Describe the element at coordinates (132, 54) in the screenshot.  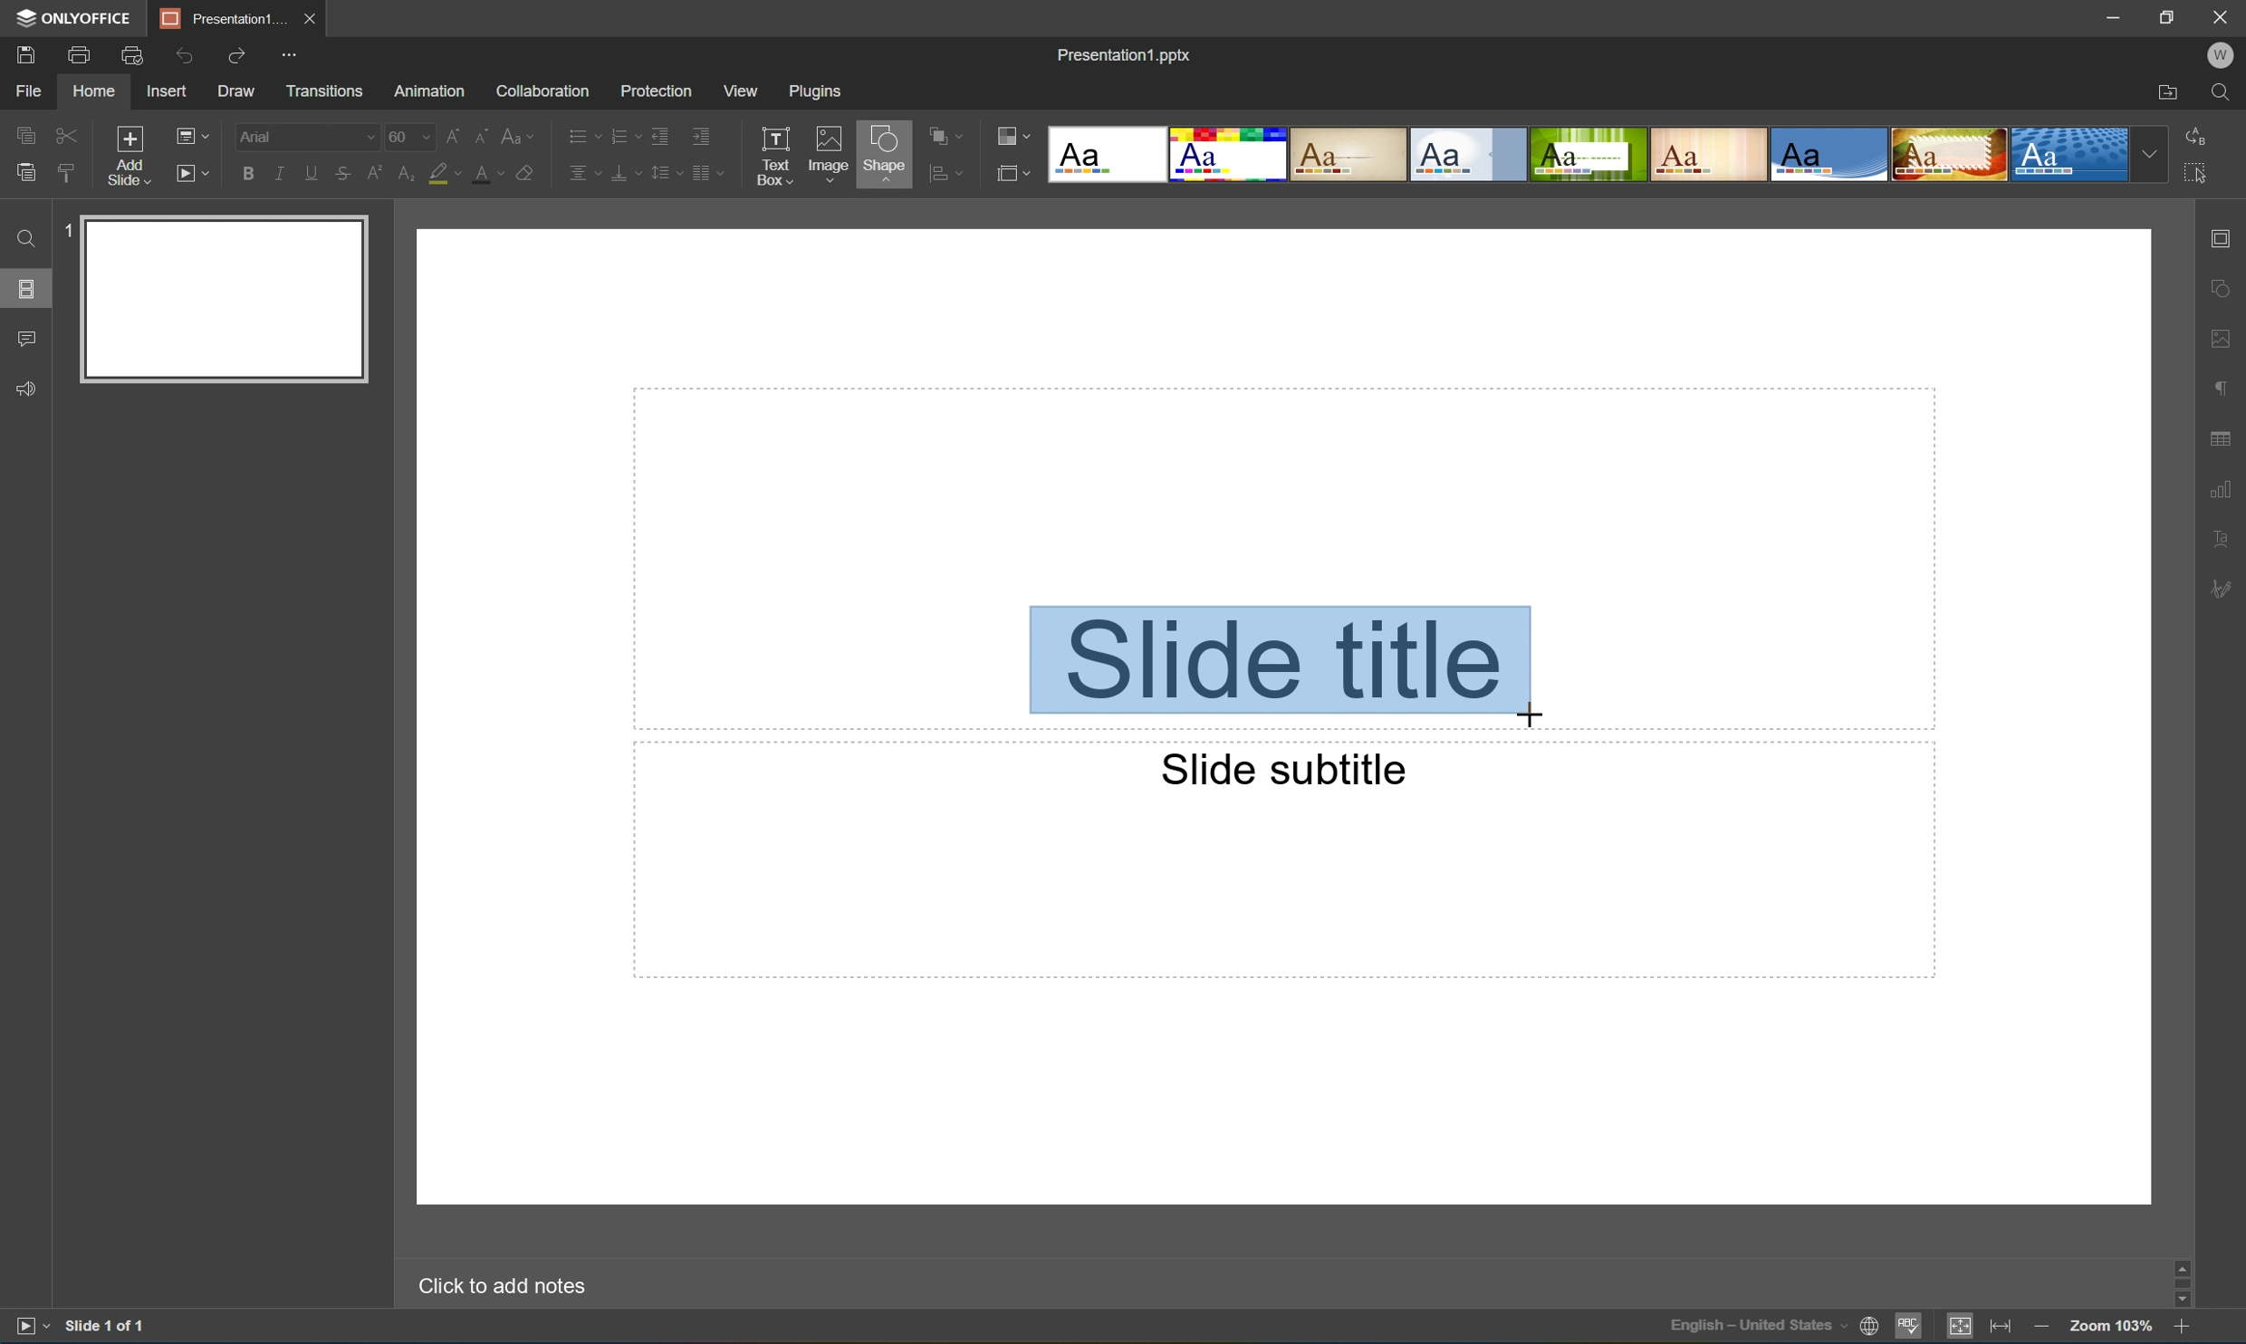
I see `Quick print` at that location.